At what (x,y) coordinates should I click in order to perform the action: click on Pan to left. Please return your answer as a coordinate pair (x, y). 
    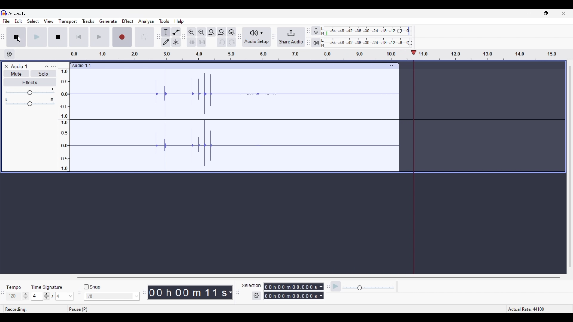
    Looking at the image, I should click on (6, 100).